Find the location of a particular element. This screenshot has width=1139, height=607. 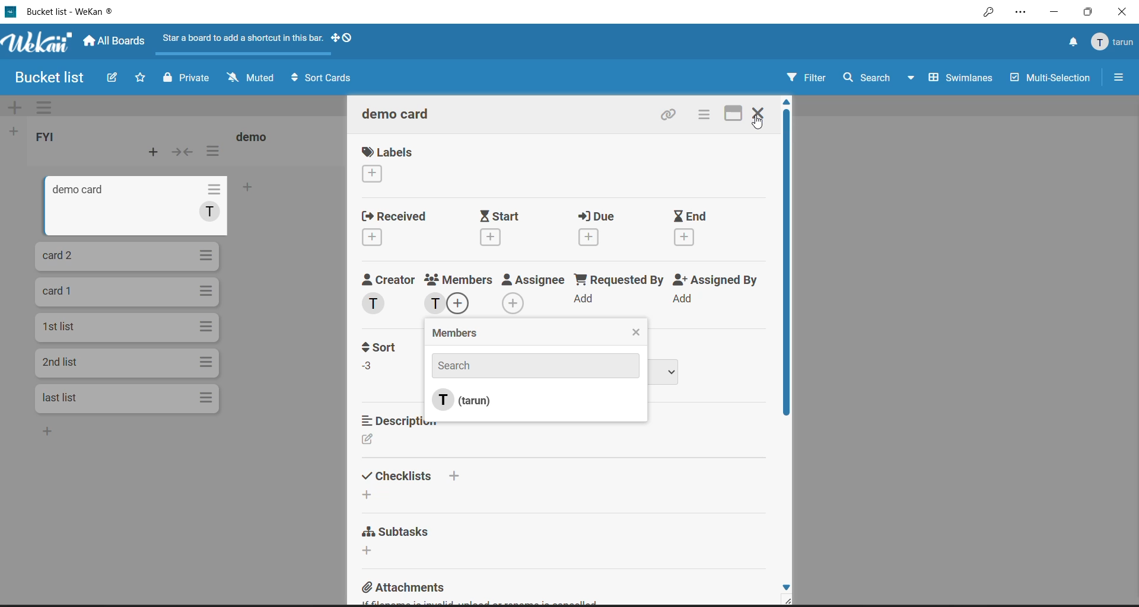

add checklist is located at coordinates (365, 494).